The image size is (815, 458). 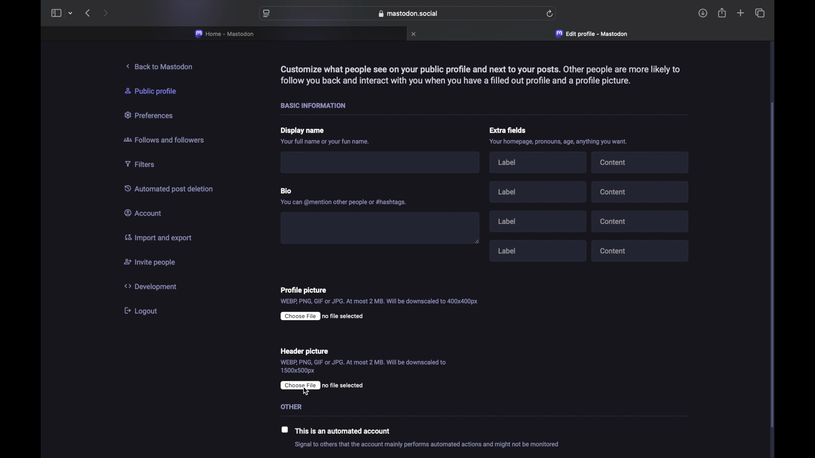 What do you see at coordinates (162, 67) in the screenshot?
I see `back to mastodon` at bounding box center [162, 67].